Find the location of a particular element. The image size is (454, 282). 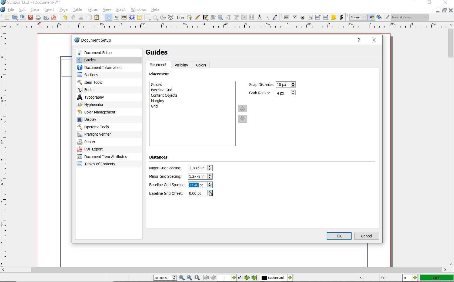

line is located at coordinates (180, 17).